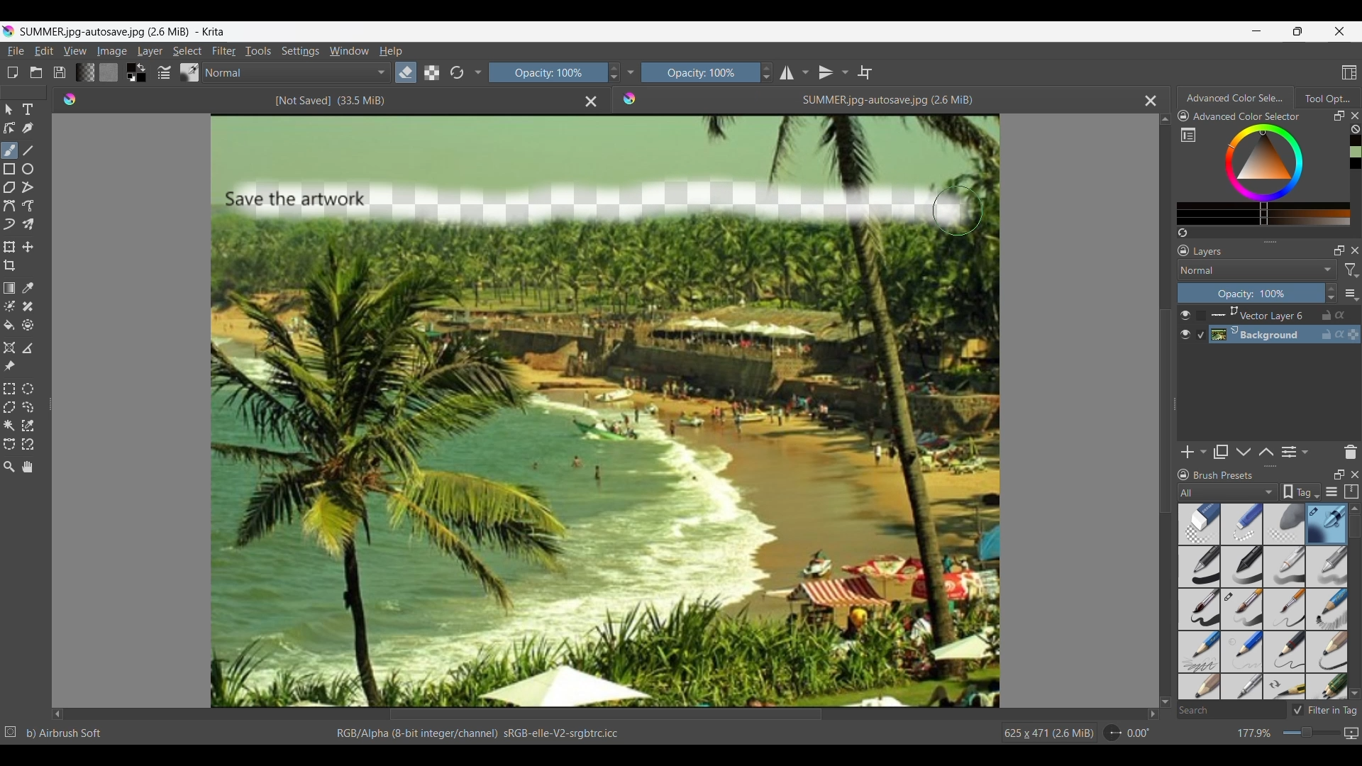  I want to click on Smart patch tool, so click(28, 306).